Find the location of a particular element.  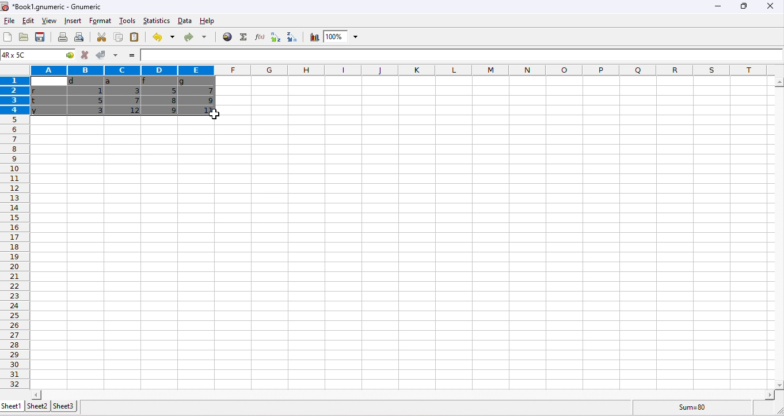

select function is located at coordinates (242, 37).